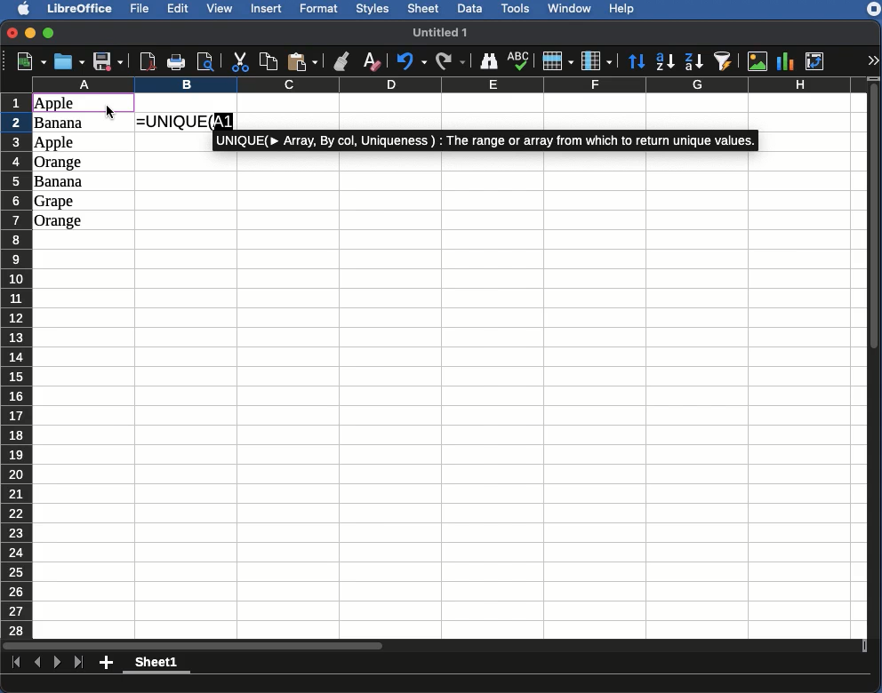 The width and height of the screenshot is (882, 693). I want to click on Redo, so click(452, 60).